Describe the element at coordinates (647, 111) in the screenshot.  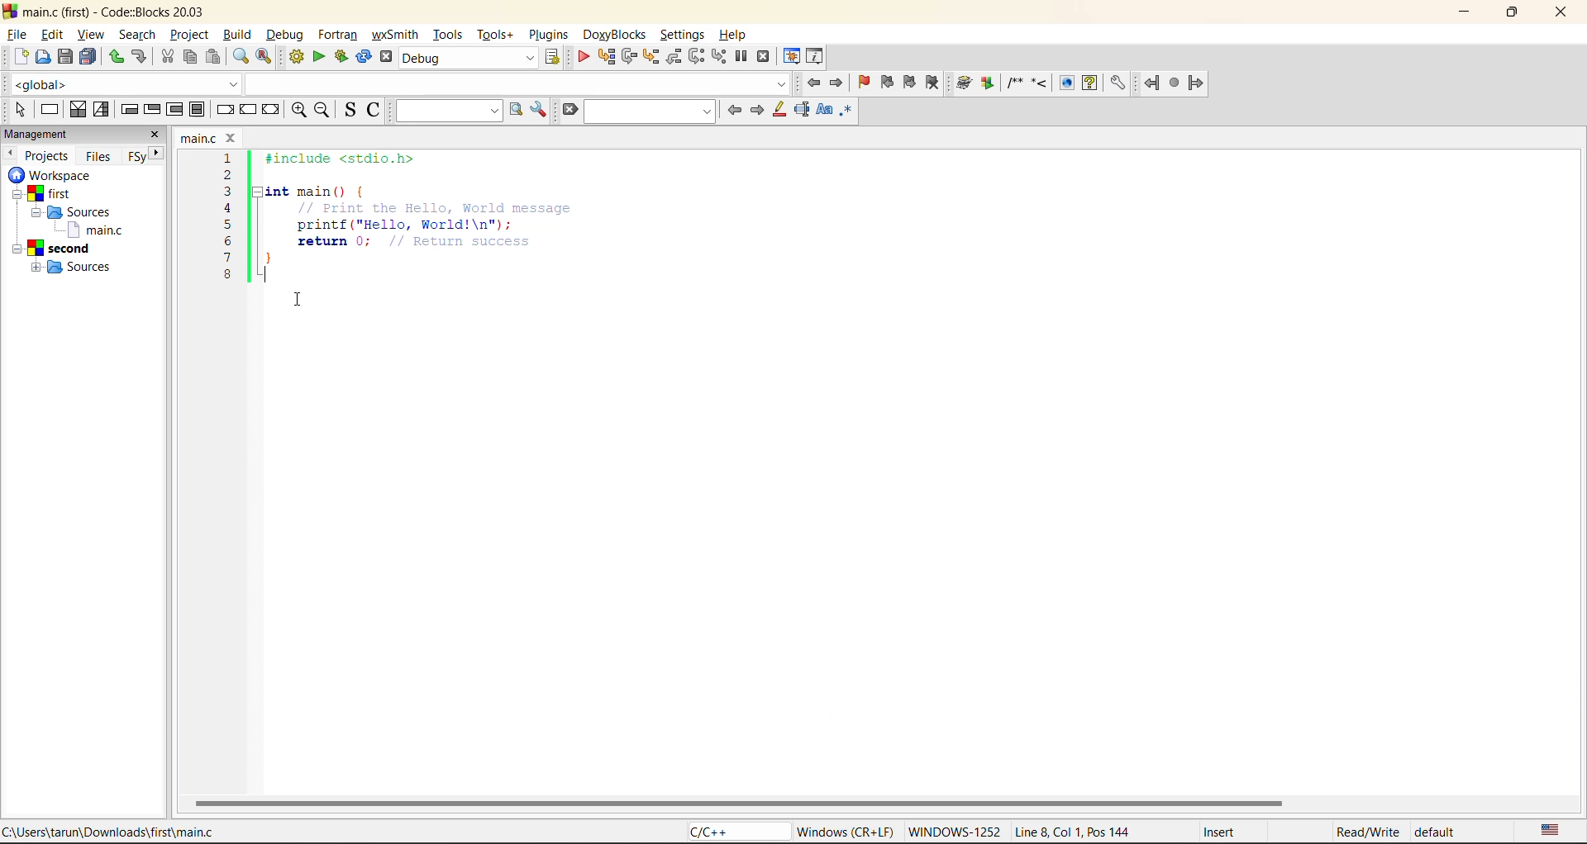
I see `search` at that location.